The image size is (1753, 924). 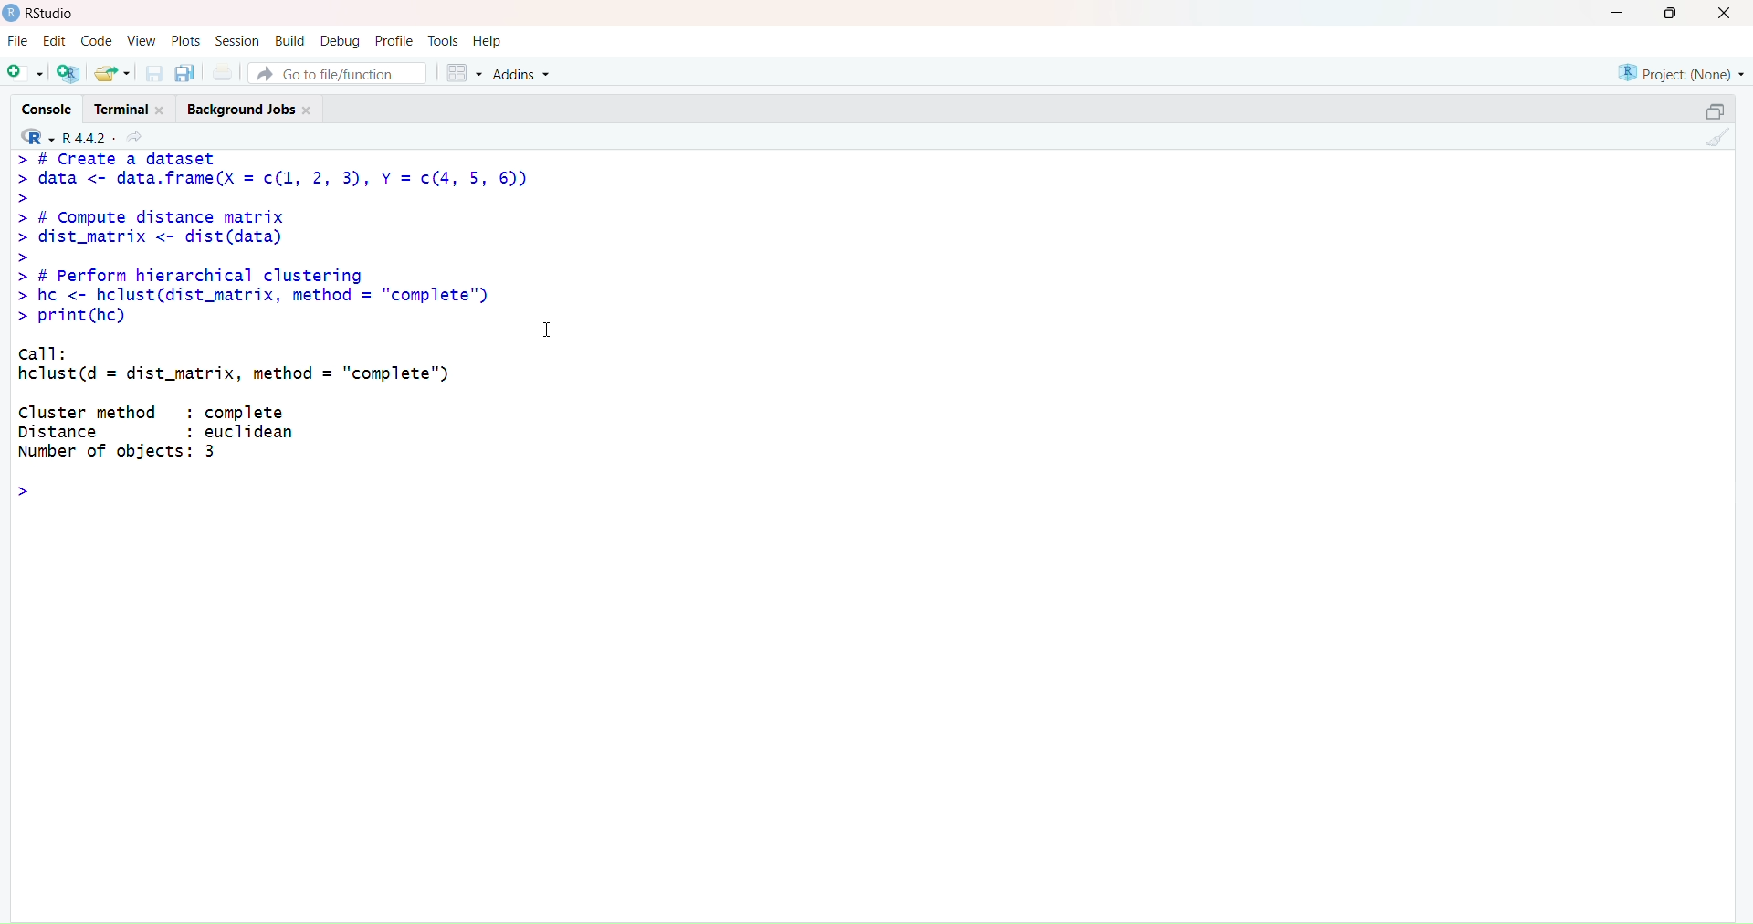 What do you see at coordinates (71, 71) in the screenshot?
I see `Create a project` at bounding box center [71, 71].